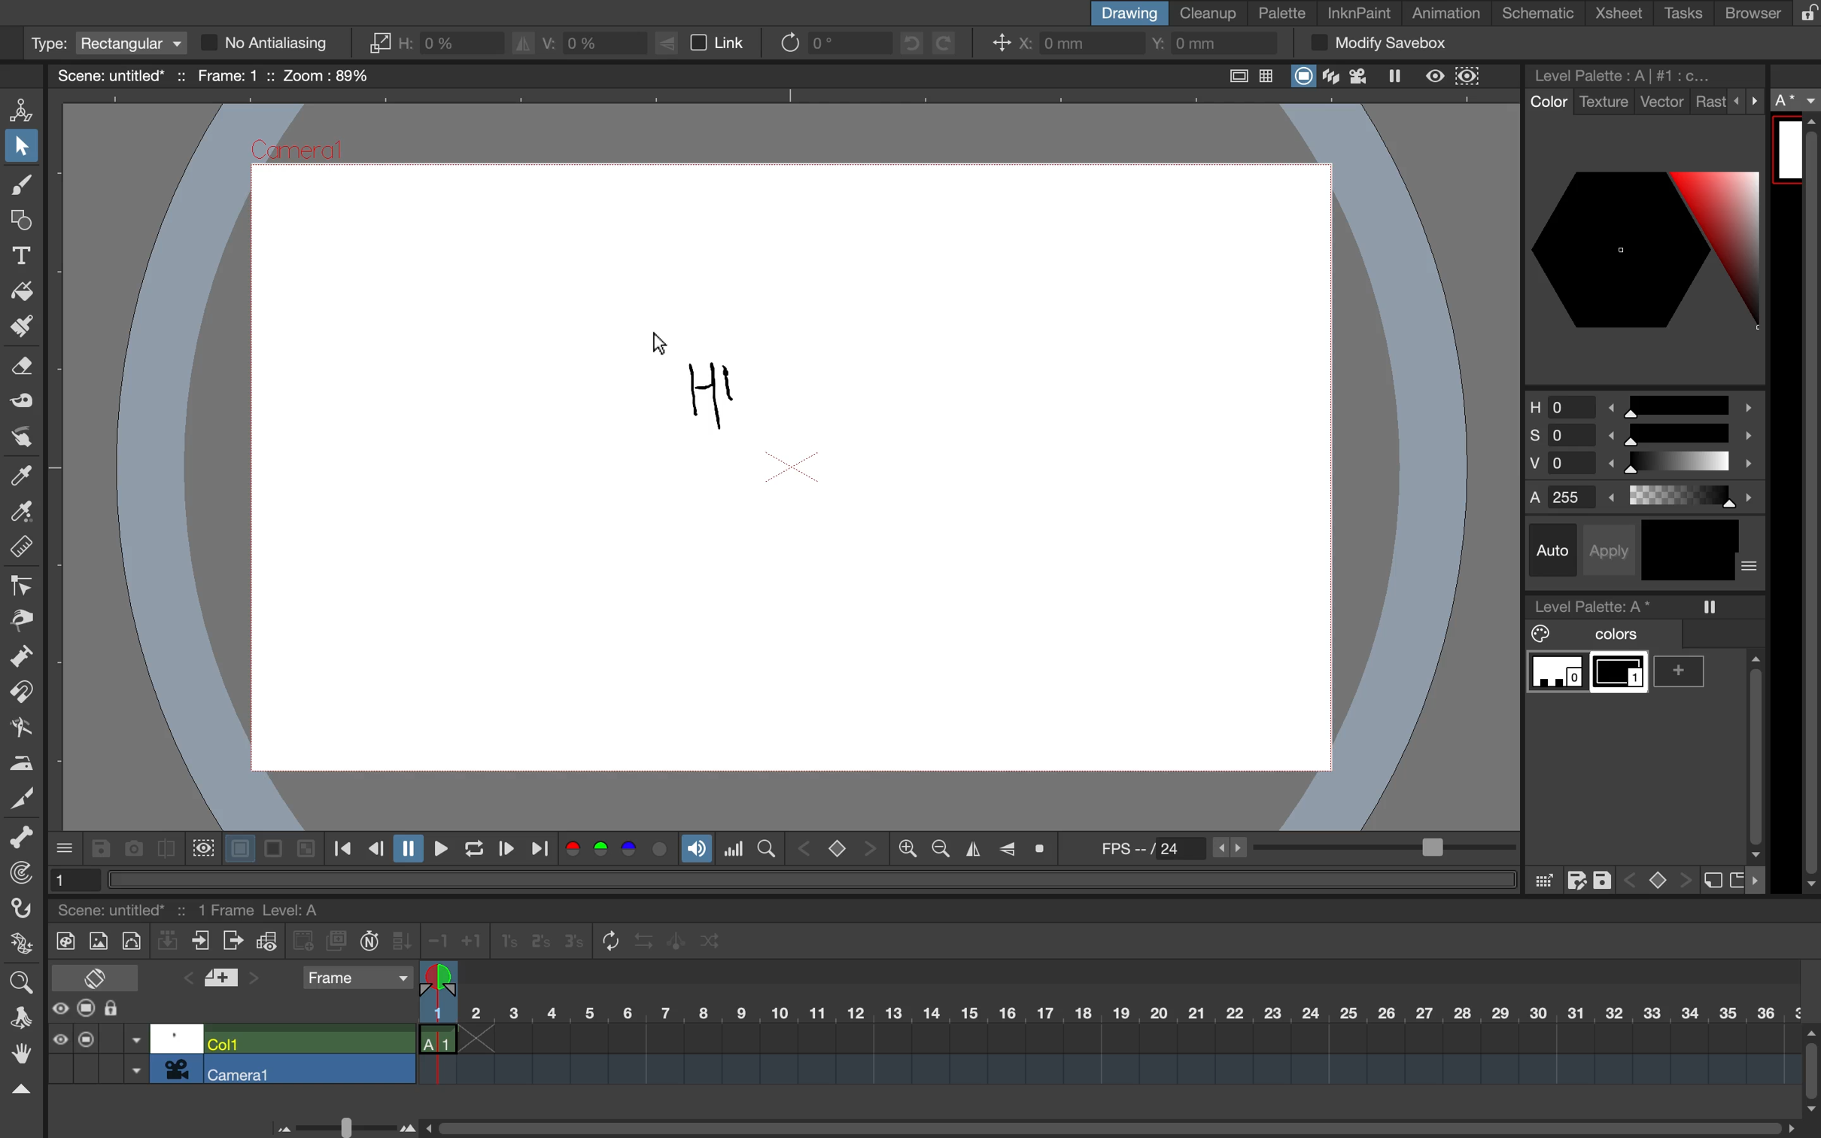  I want to click on soundtrack, so click(696, 853).